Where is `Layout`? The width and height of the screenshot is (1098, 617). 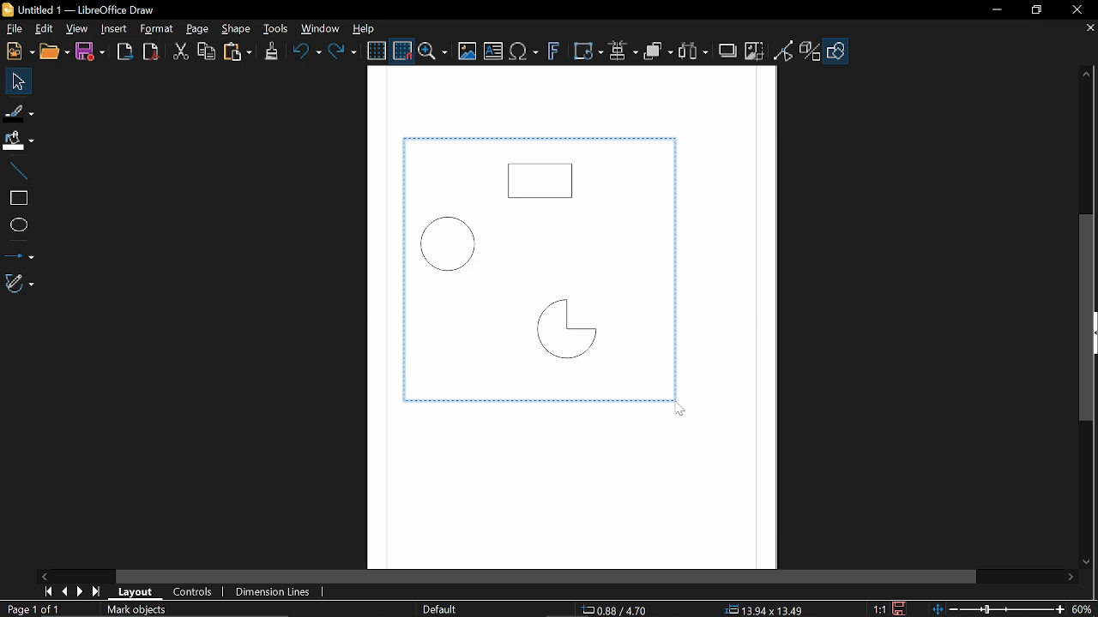
Layout is located at coordinates (134, 592).